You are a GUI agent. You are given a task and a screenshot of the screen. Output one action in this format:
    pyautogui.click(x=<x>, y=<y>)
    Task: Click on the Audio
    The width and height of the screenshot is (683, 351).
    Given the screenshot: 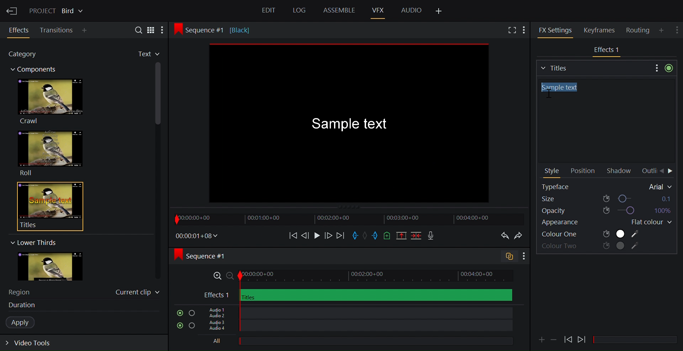 What is the action you would take?
    pyautogui.click(x=411, y=10)
    